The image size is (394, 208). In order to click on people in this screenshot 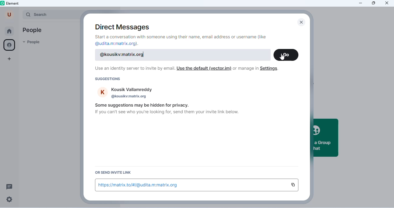, I will do `click(32, 43)`.